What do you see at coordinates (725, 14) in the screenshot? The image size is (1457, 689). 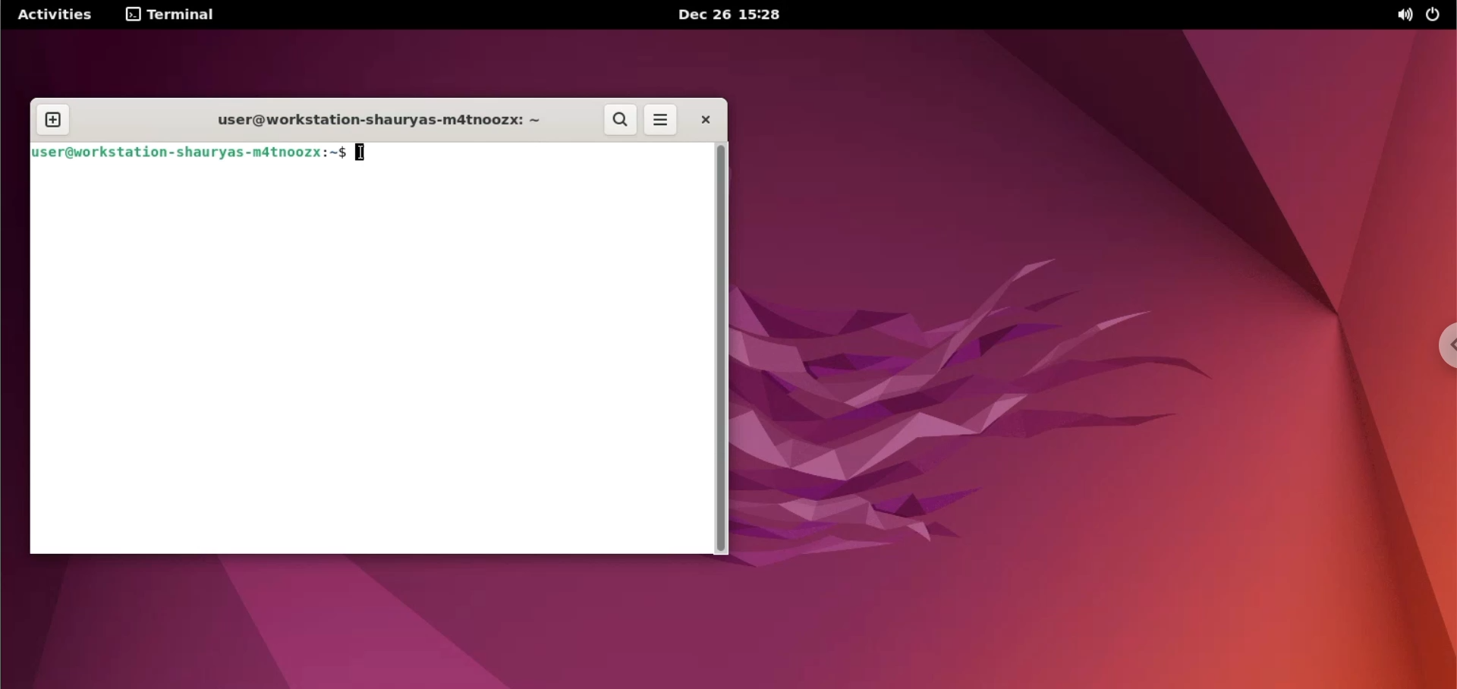 I see `Dec 26 15:28` at bounding box center [725, 14].